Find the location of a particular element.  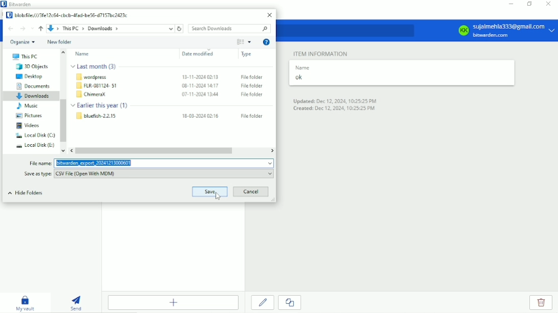

Local disk (C:) is located at coordinates (33, 136).